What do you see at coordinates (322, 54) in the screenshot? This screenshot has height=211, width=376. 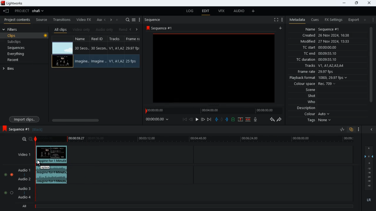 I see `tc end` at bounding box center [322, 54].